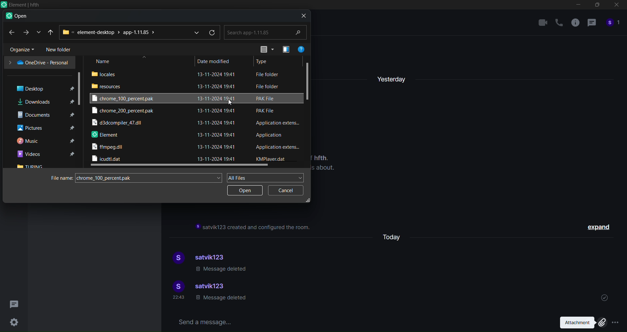  Describe the element at coordinates (309, 79) in the screenshot. I see `vertical scroll bar` at that location.